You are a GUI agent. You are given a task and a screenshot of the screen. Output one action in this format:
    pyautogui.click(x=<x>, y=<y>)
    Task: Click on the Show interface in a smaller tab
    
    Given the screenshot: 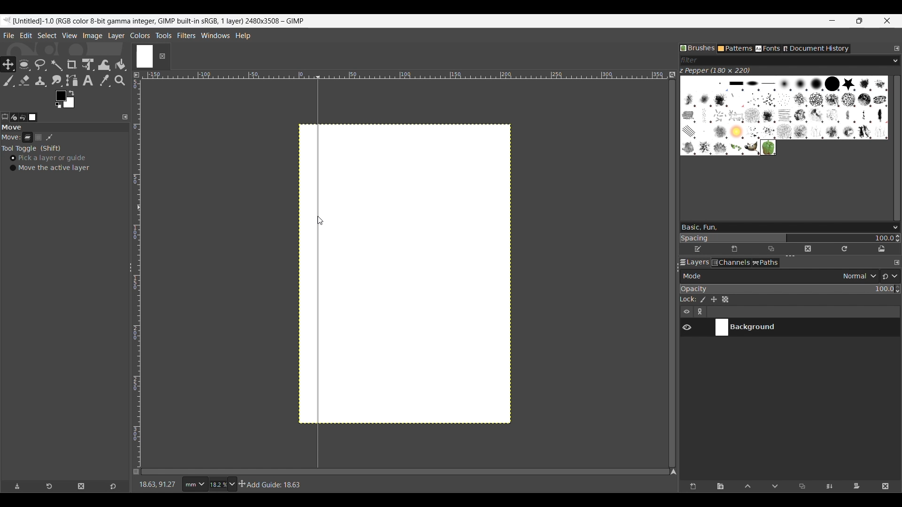 What is the action you would take?
    pyautogui.click(x=859, y=21)
    